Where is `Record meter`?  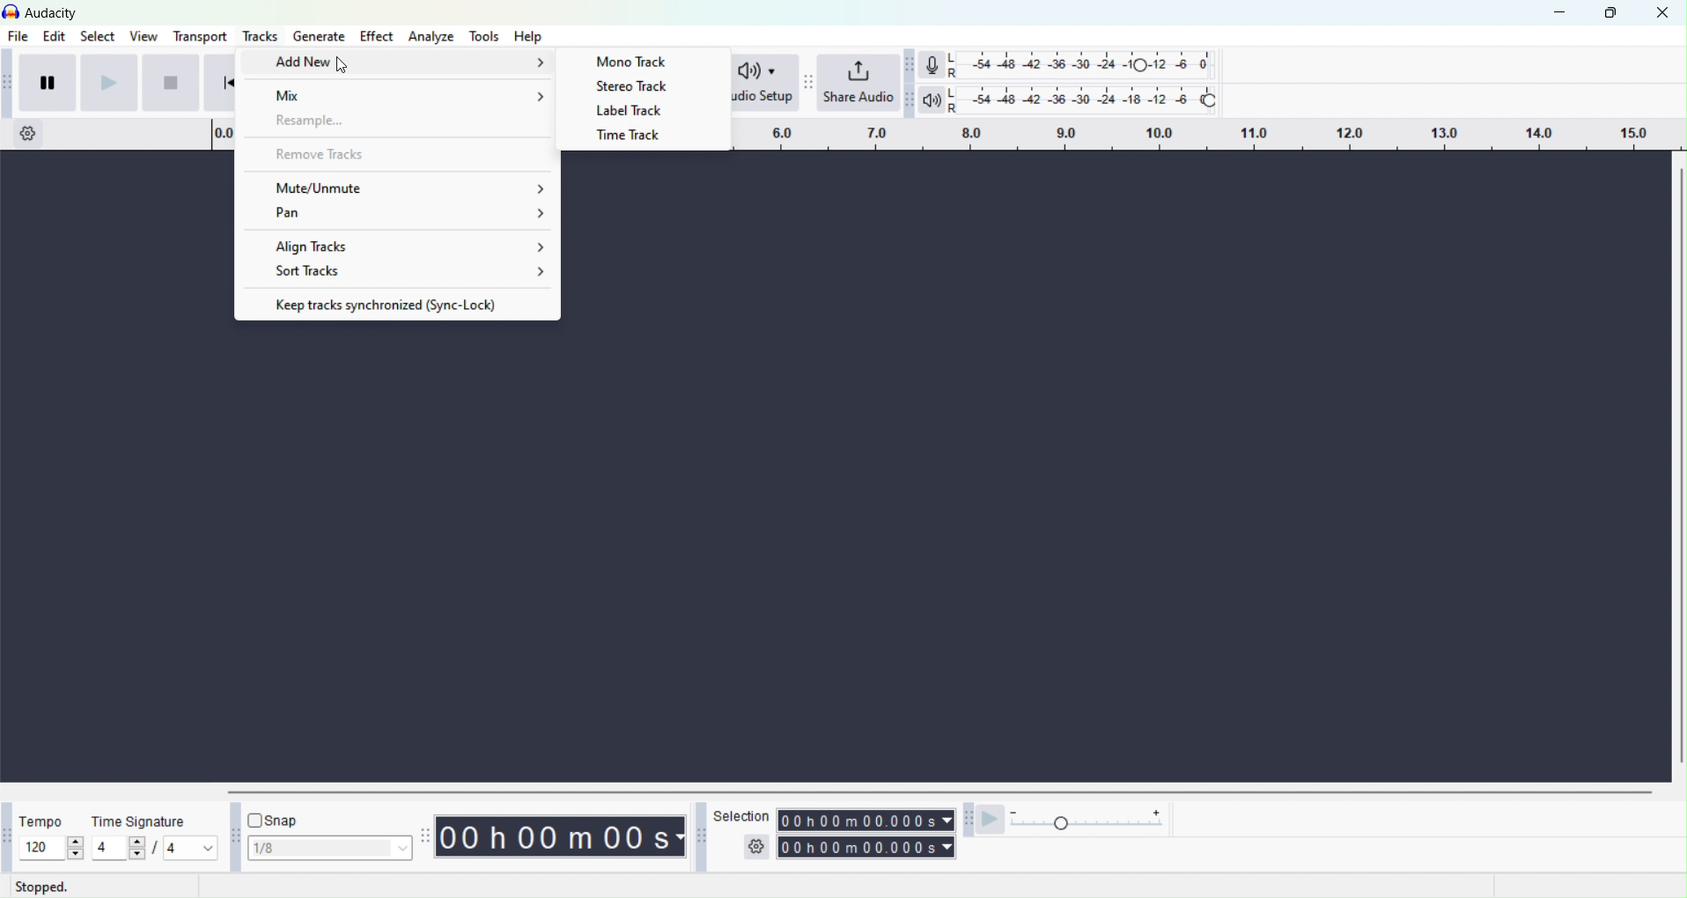
Record meter is located at coordinates (933, 64).